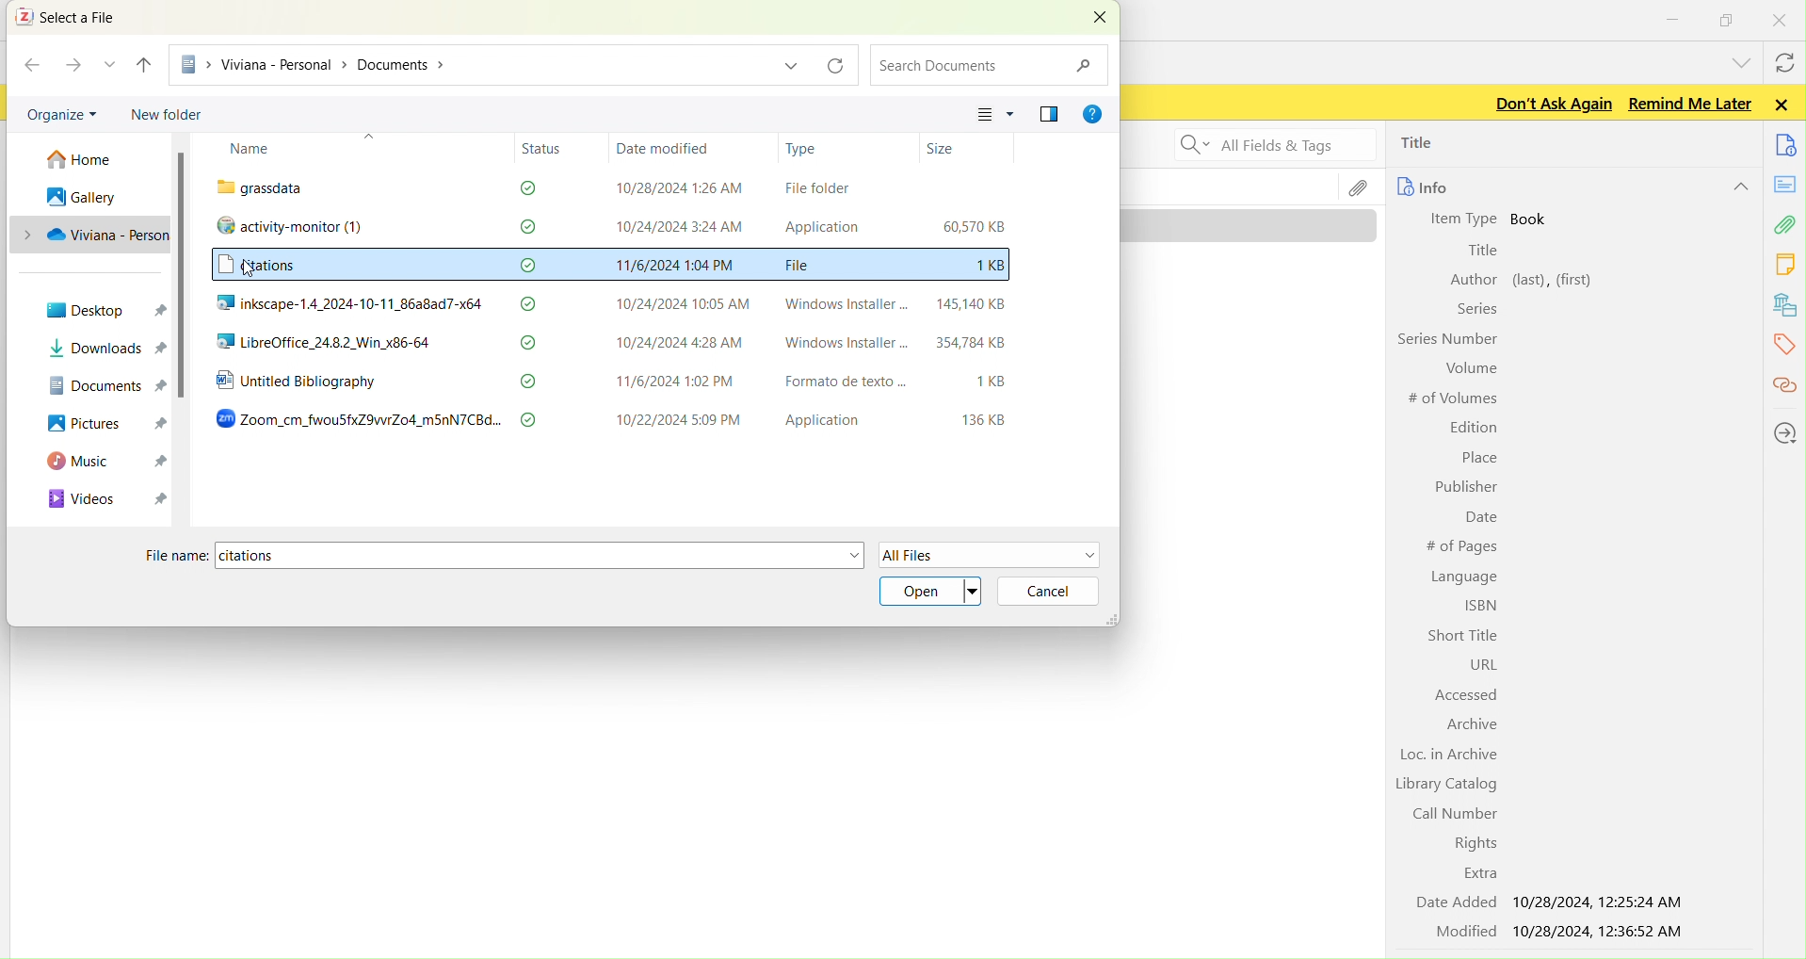 Image resolution: width=1806 pixels, height=959 pixels. What do you see at coordinates (1728, 17) in the screenshot?
I see `windows` at bounding box center [1728, 17].